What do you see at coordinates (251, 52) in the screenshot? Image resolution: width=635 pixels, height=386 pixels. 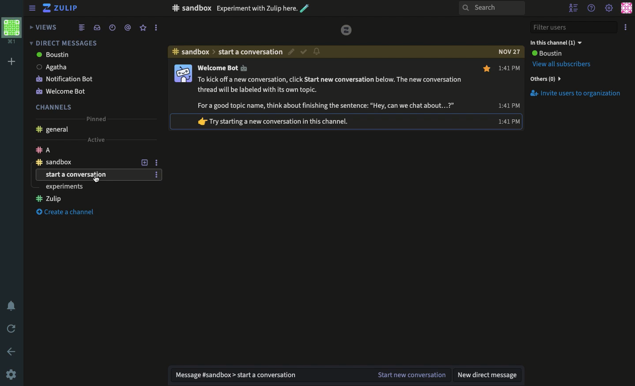 I see `Topic` at bounding box center [251, 52].